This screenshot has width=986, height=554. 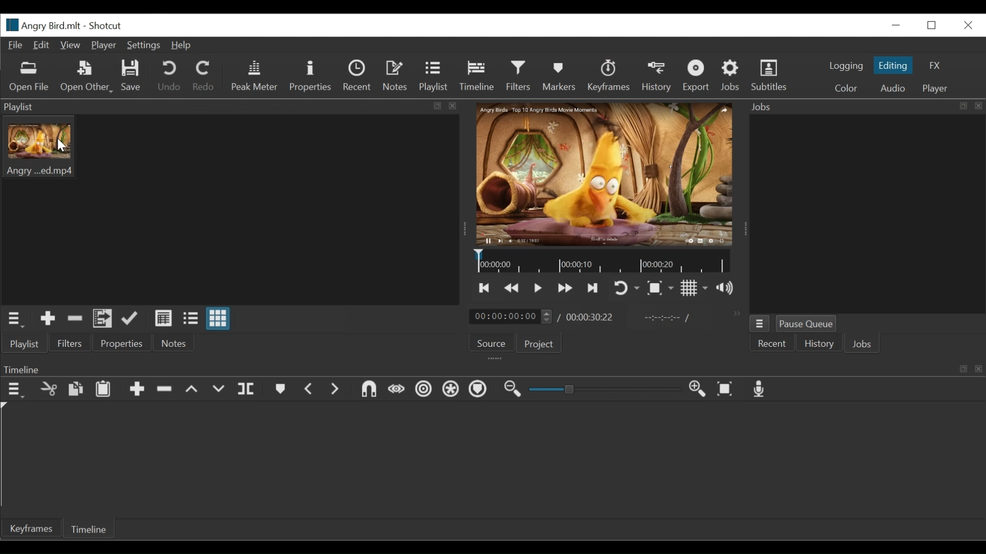 I want to click on Notes, so click(x=396, y=76).